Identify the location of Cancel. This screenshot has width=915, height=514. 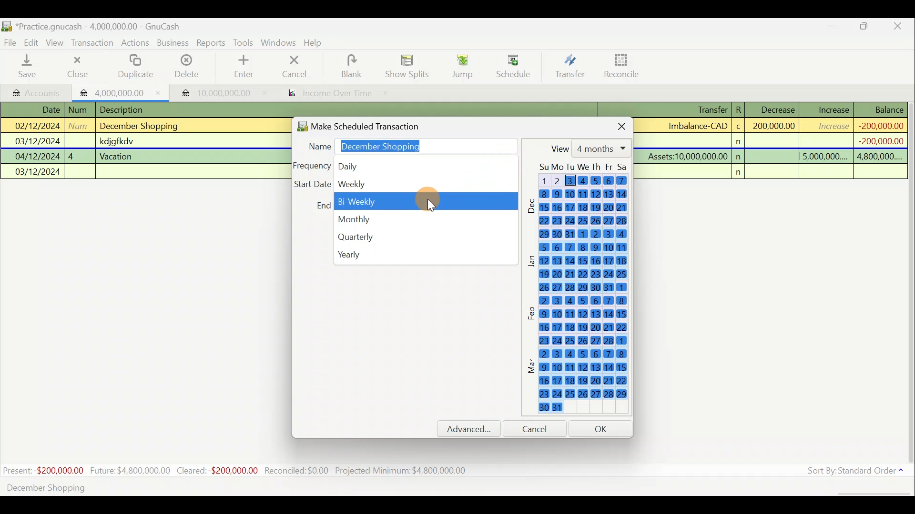
(295, 66).